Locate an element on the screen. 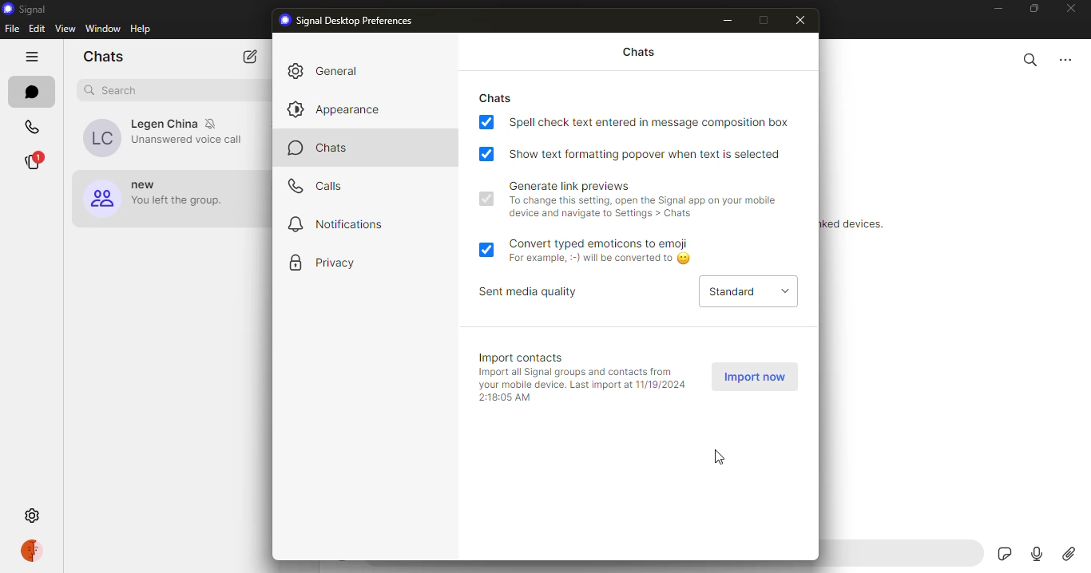 The height and width of the screenshot is (573, 1091). attach is located at coordinates (1069, 555).